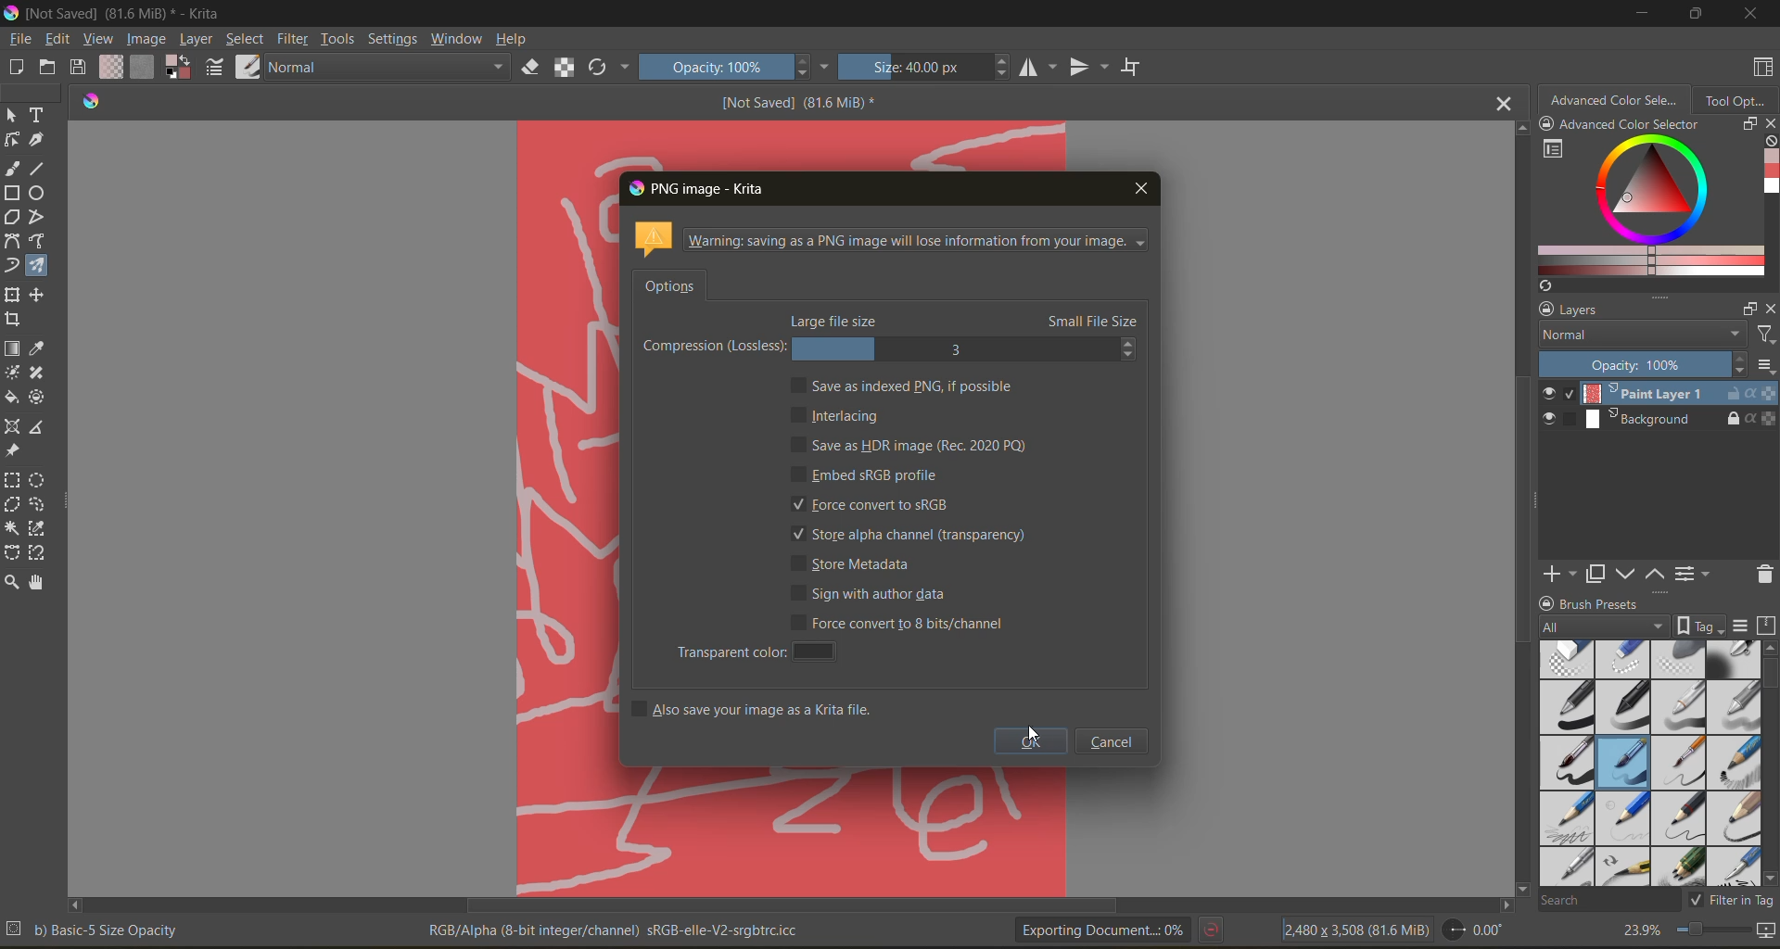 The height and width of the screenshot is (949, 1780). Describe the element at coordinates (94, 929) in the screenshot. I see `metadata` at that location.